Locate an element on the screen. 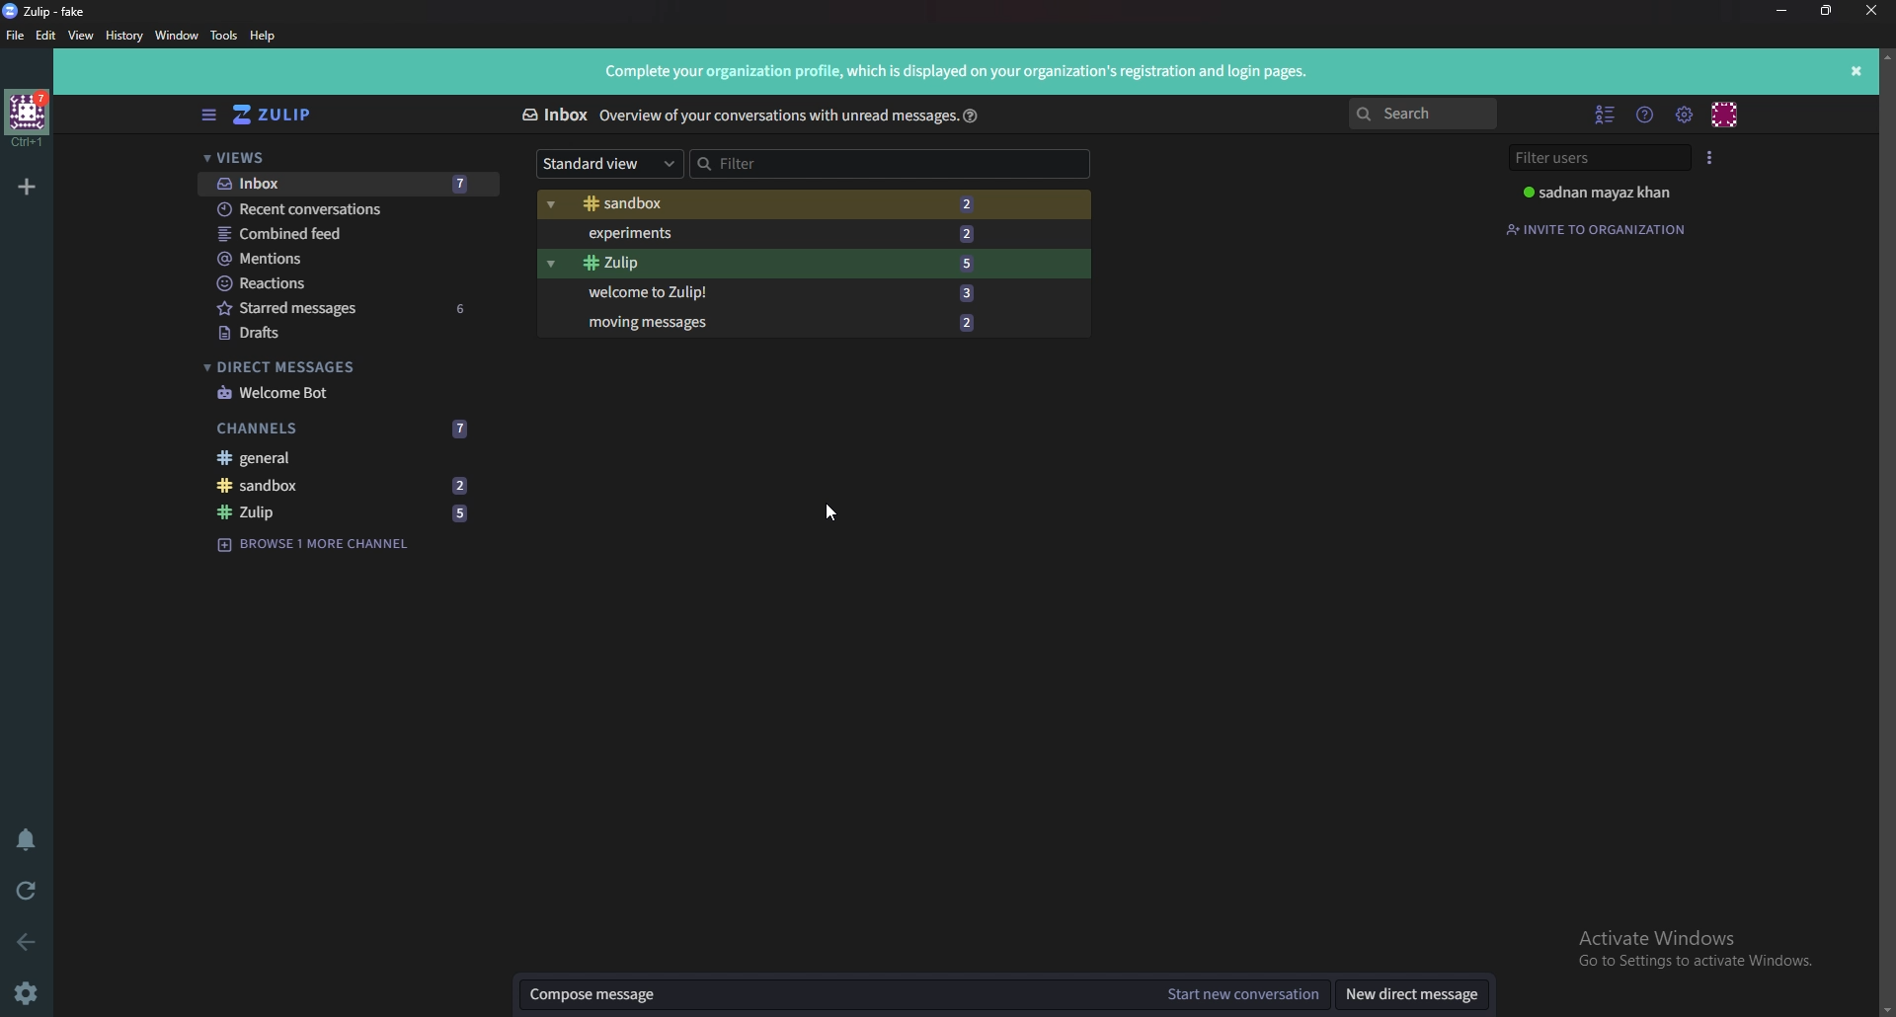 The image size is (1896, 1017). Mentions is located at coordinates (350, 260).